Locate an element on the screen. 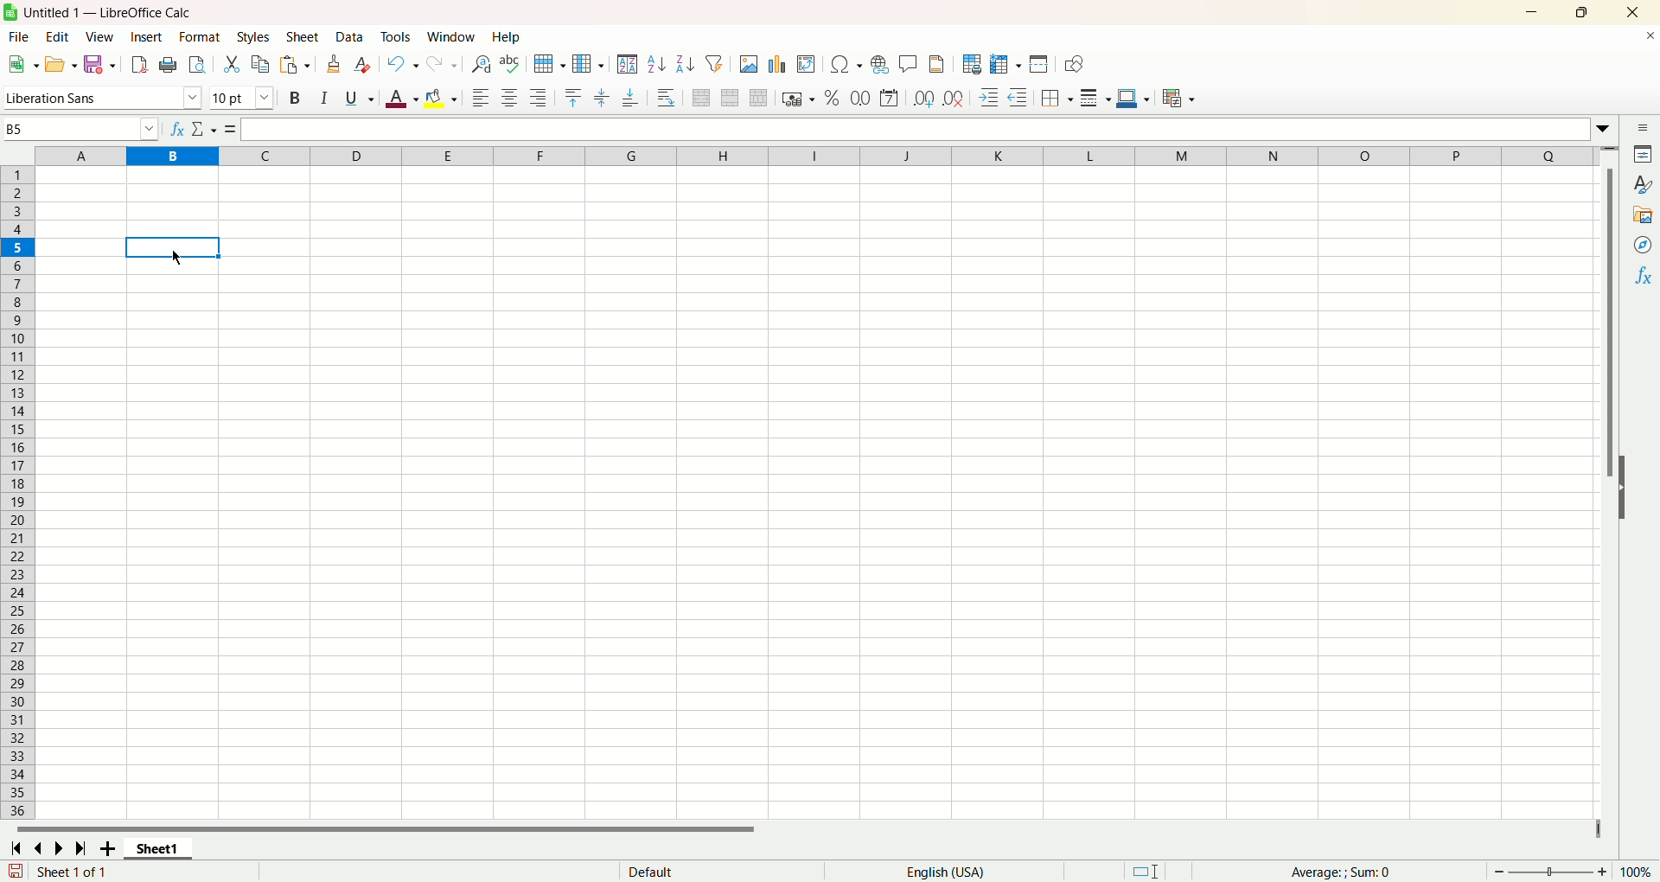 This screenshot has width=1660, height=882. Liberation Sans is located at coordinates (103, 100).